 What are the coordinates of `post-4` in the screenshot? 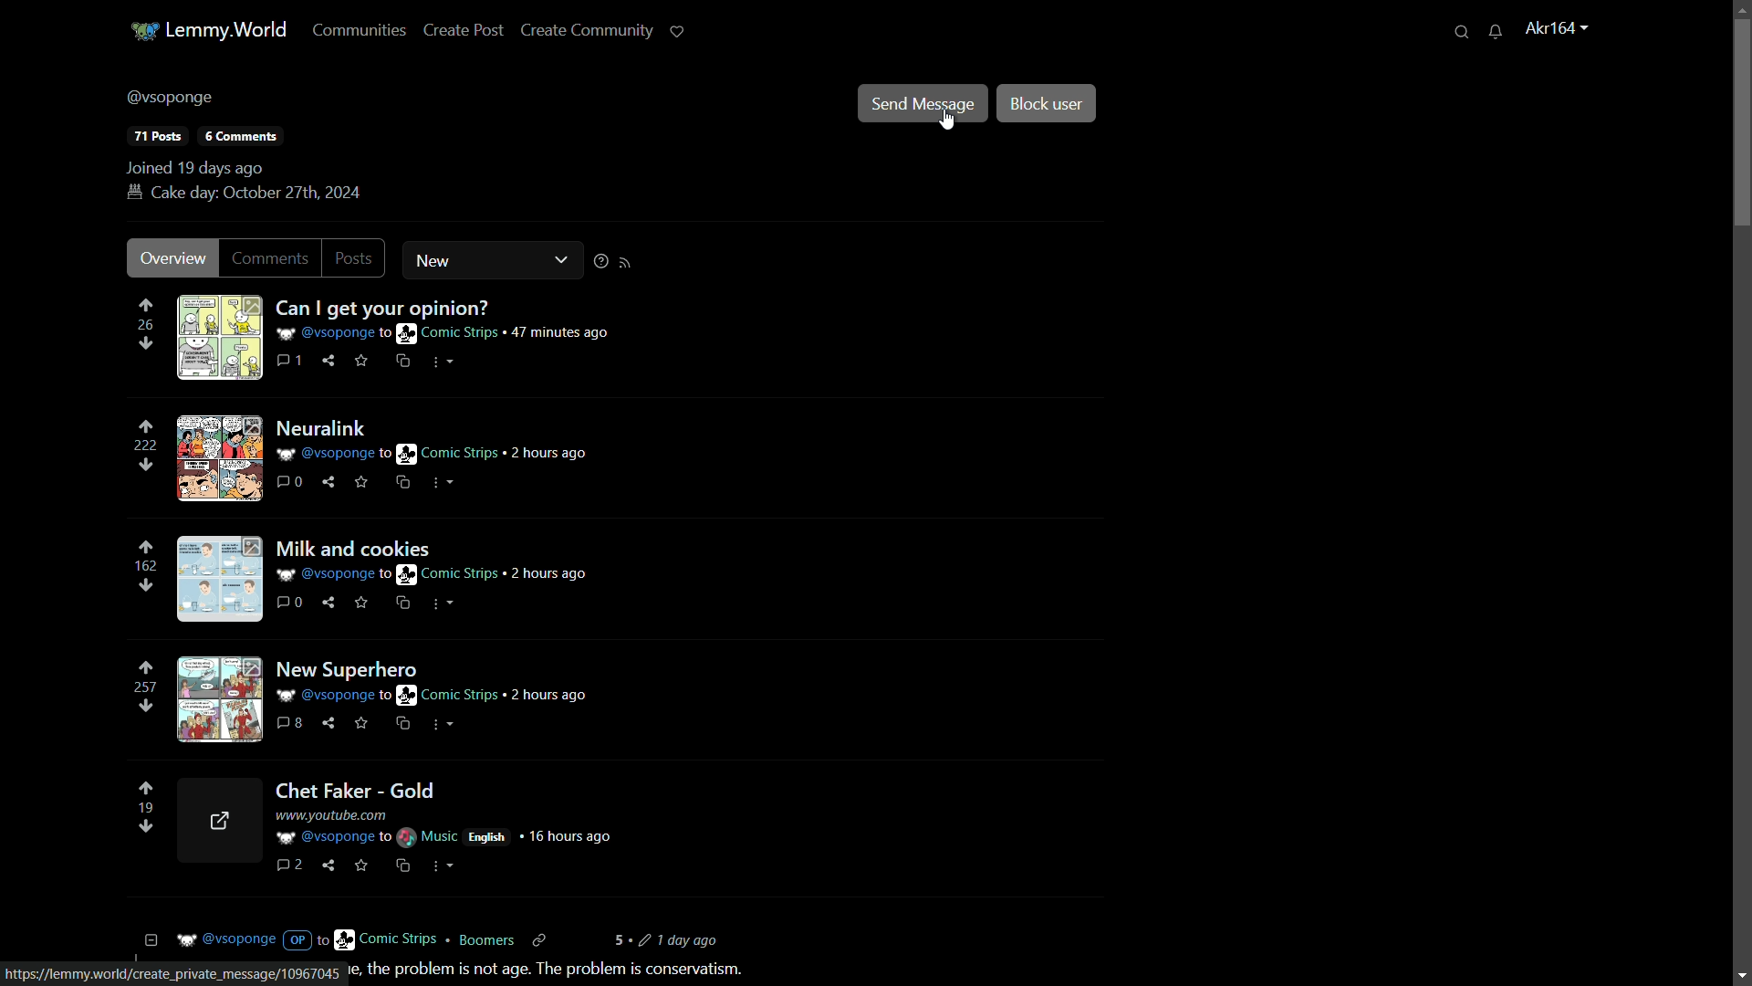 It's located at (352, 667).